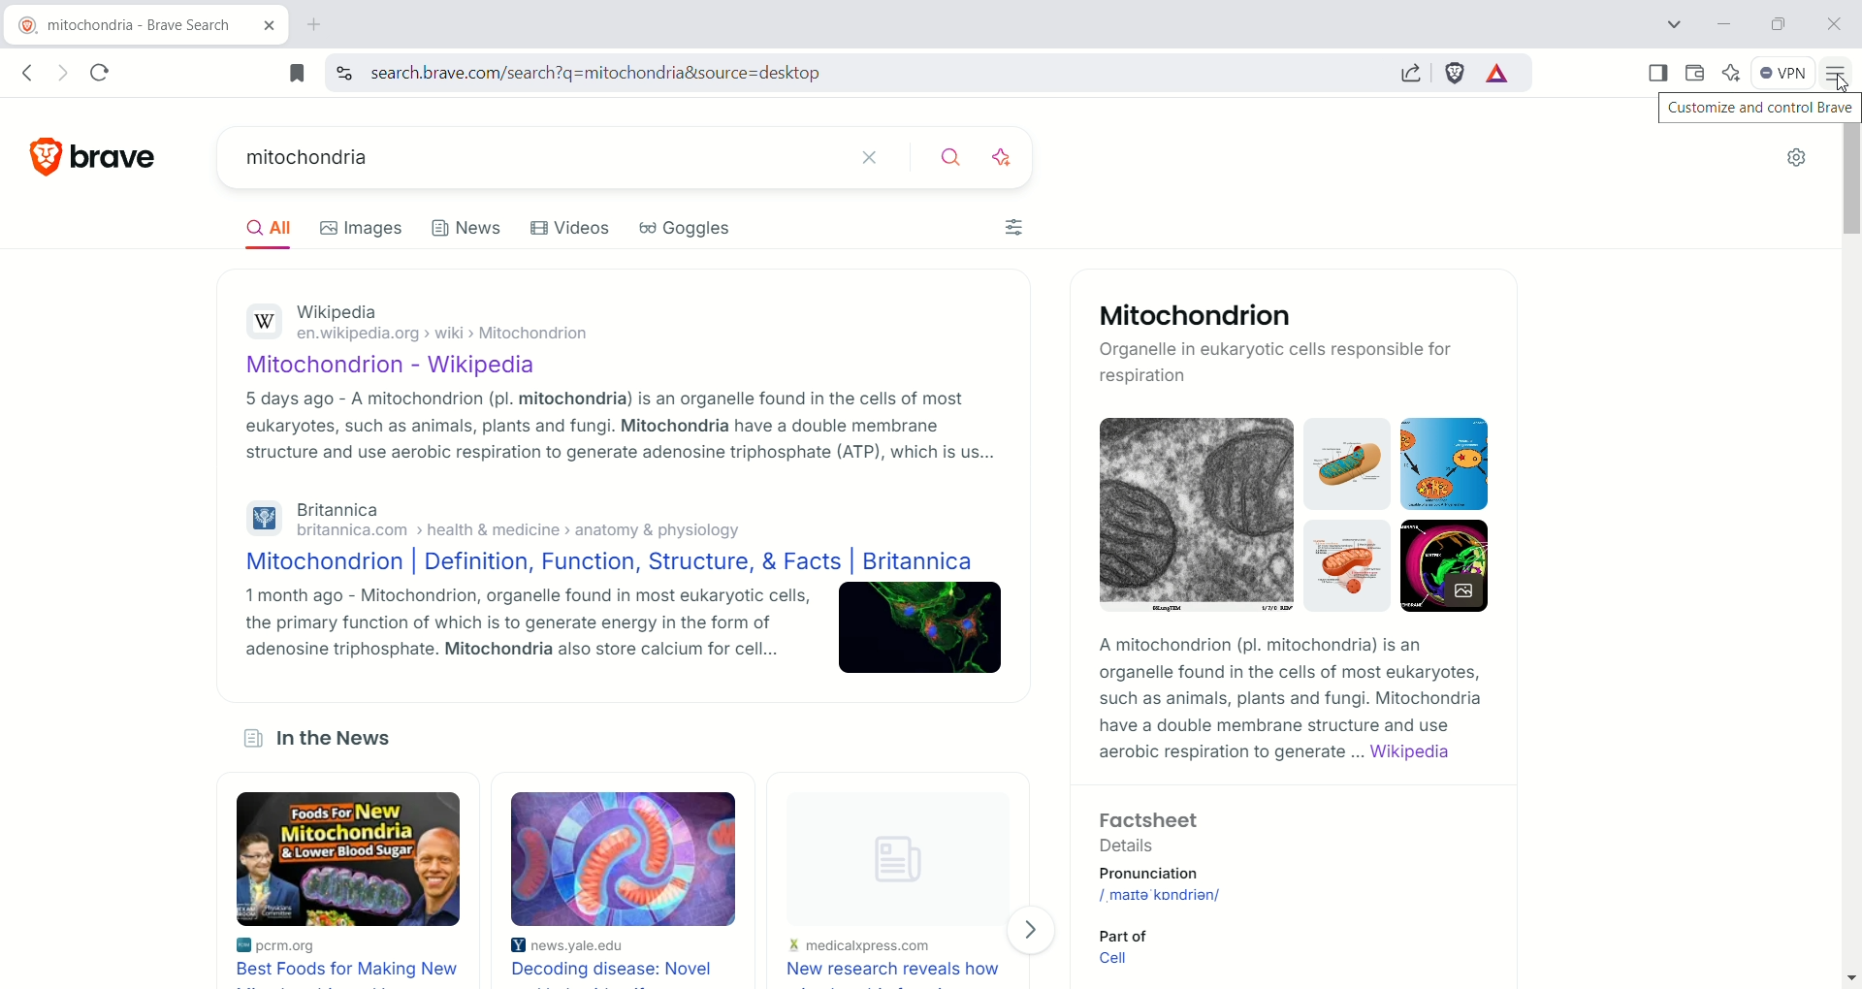 The image size is (1862, 989). Describe the element at coordinates (1655, 71) in the screenshot. I see `show sidebar` at that location.